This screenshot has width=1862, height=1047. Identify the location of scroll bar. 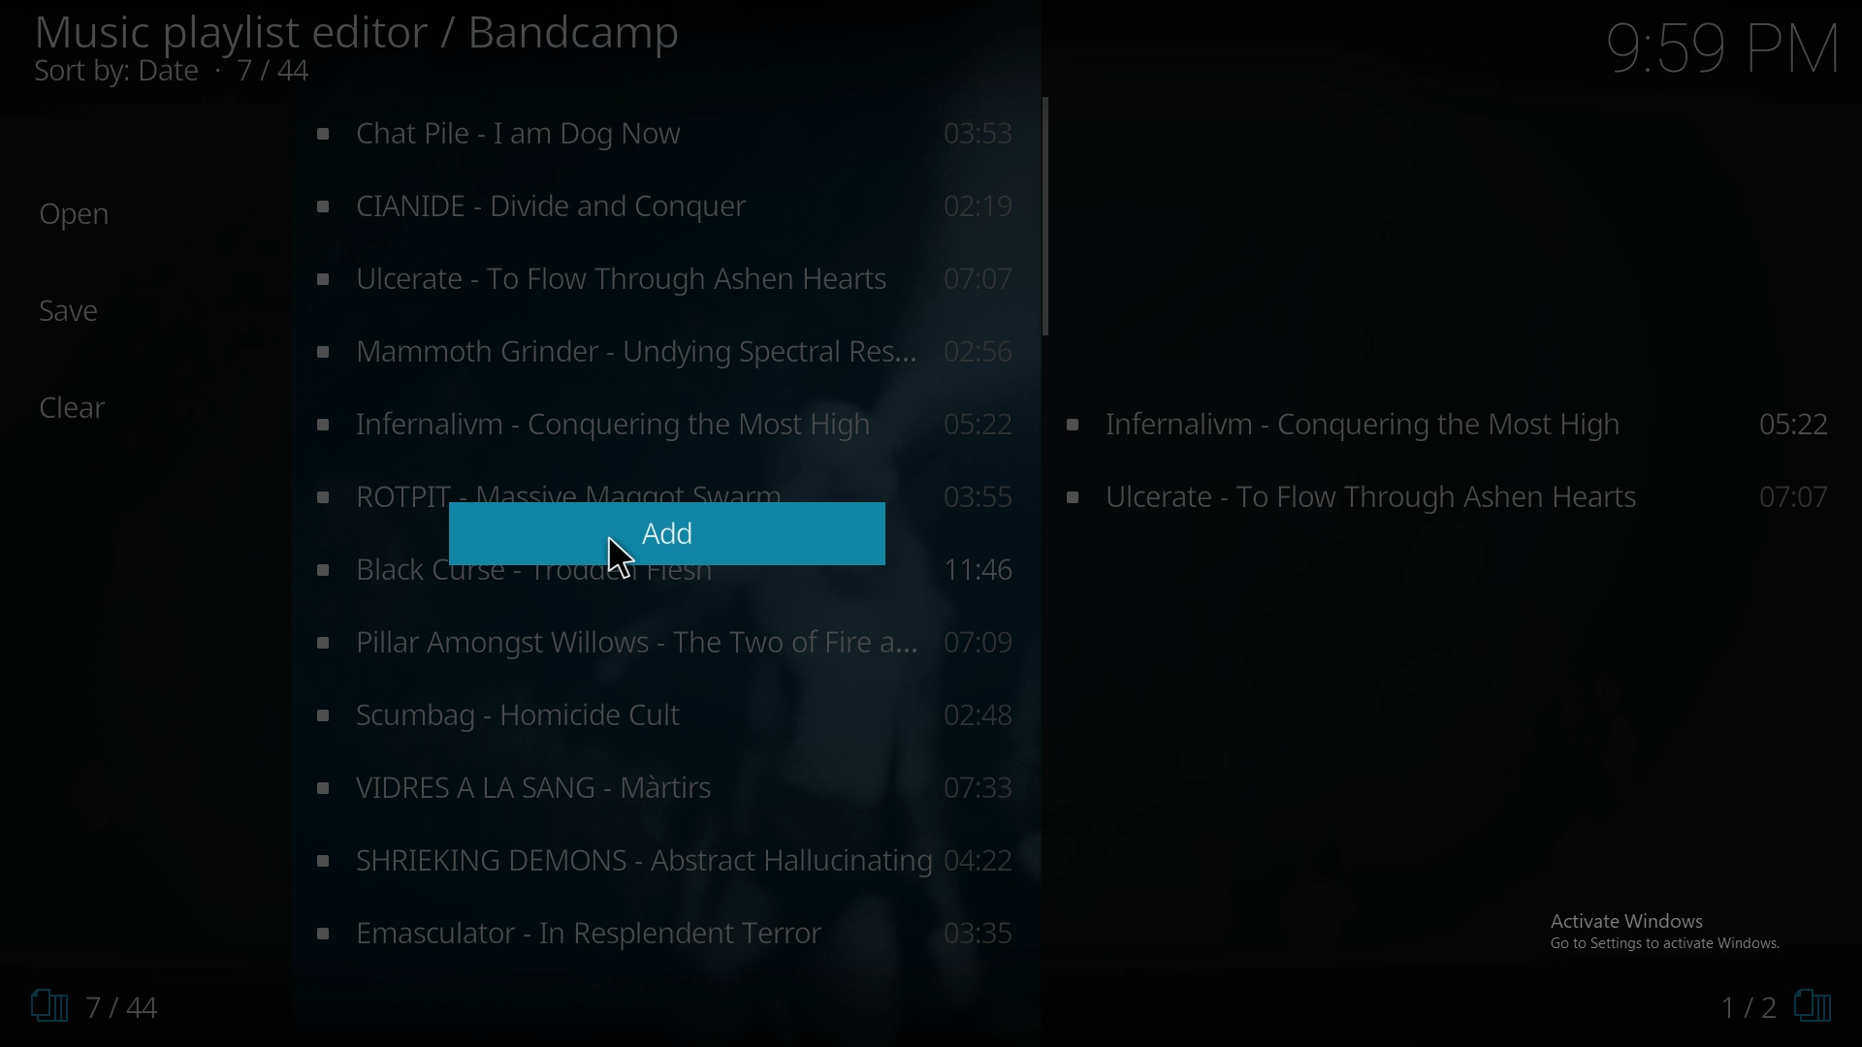
(1052, 224).